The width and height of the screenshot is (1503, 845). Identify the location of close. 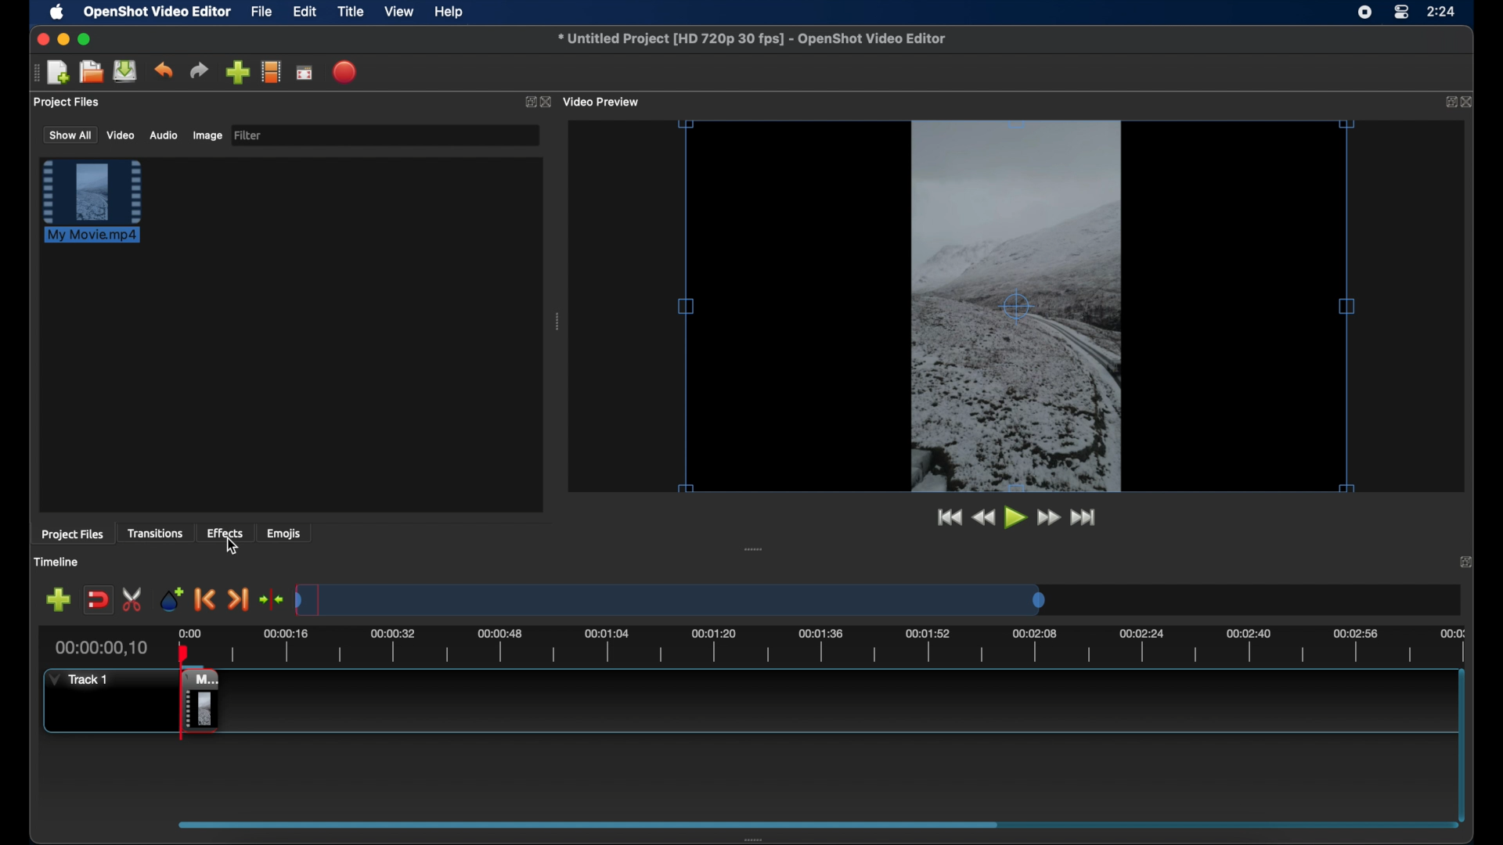
(1465, 560).